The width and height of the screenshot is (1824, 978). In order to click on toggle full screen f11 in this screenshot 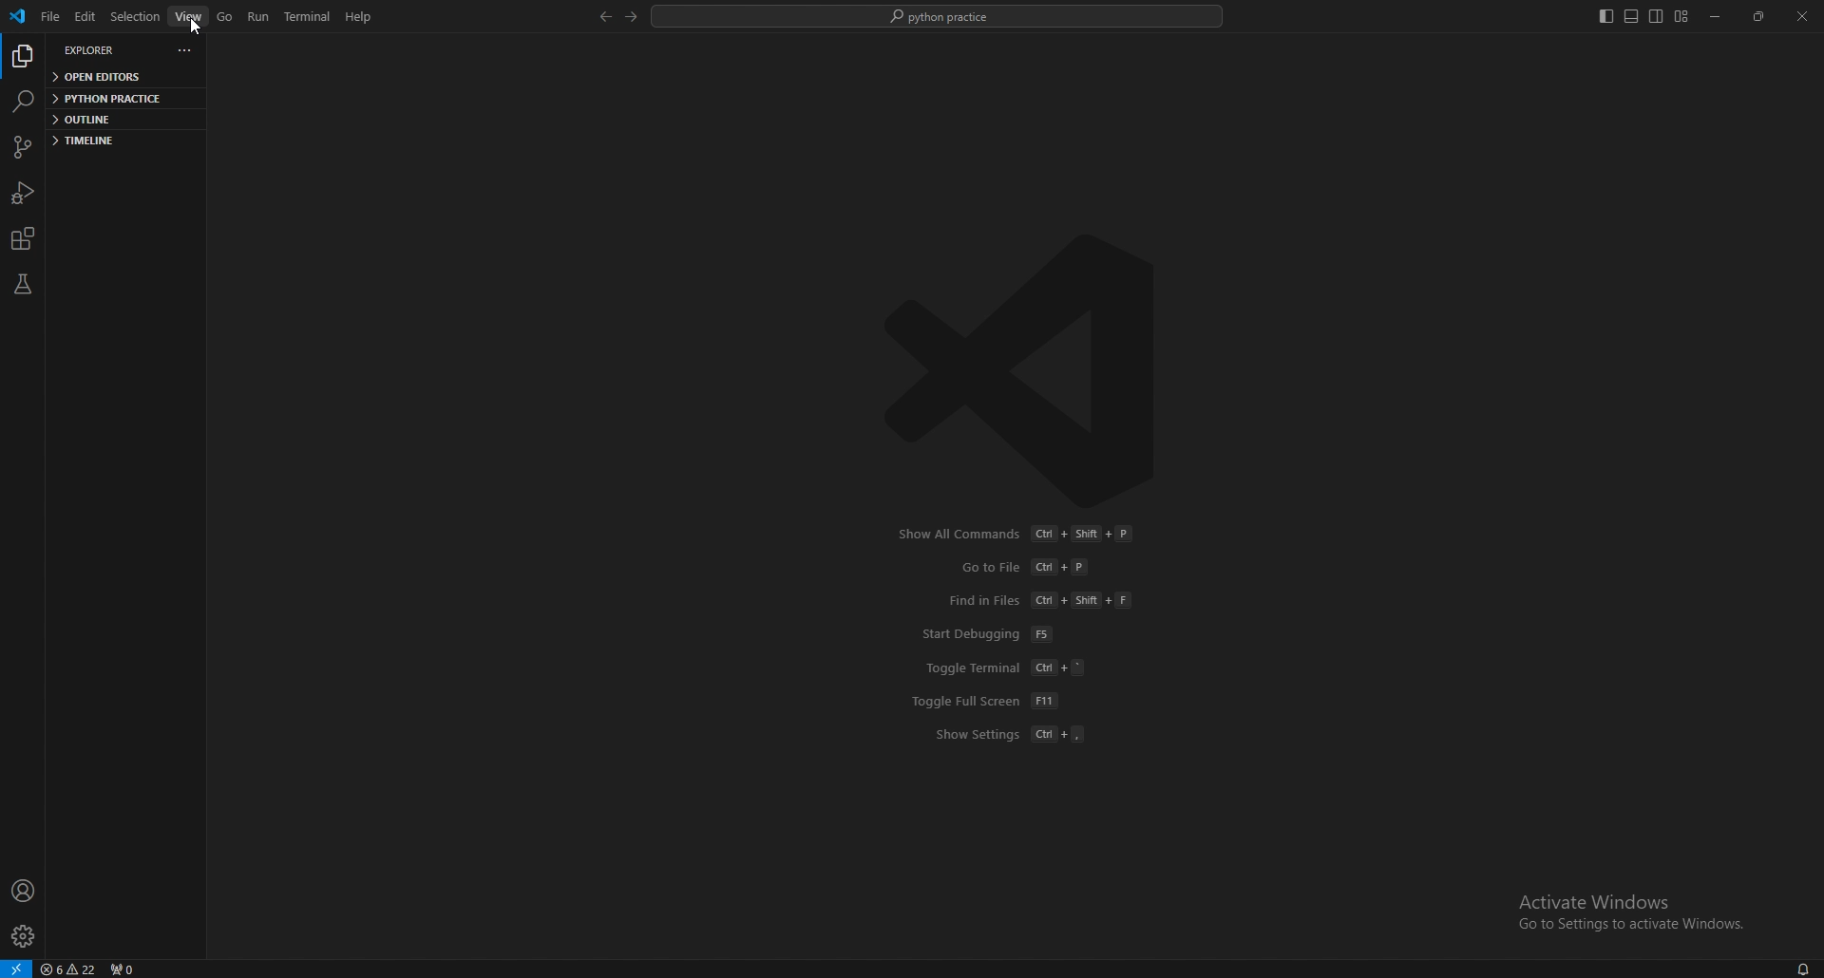, I will do `click(986, 701)`.